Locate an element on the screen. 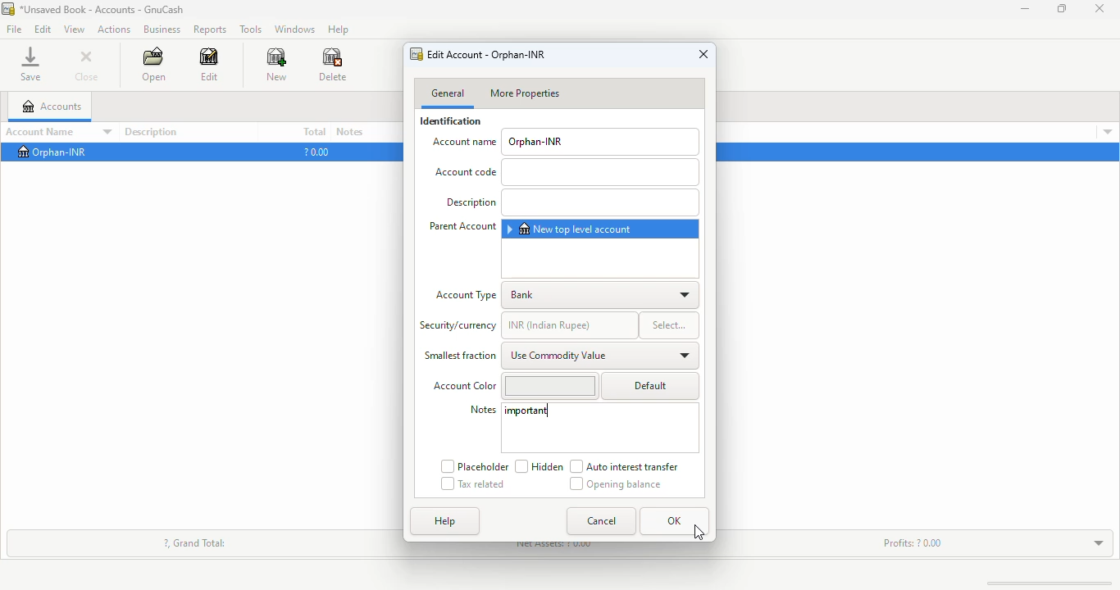 Image resolution: width=1120 pixels, height=590 pixels. profits: ? 0.00 is located at coordinates (913, 542).